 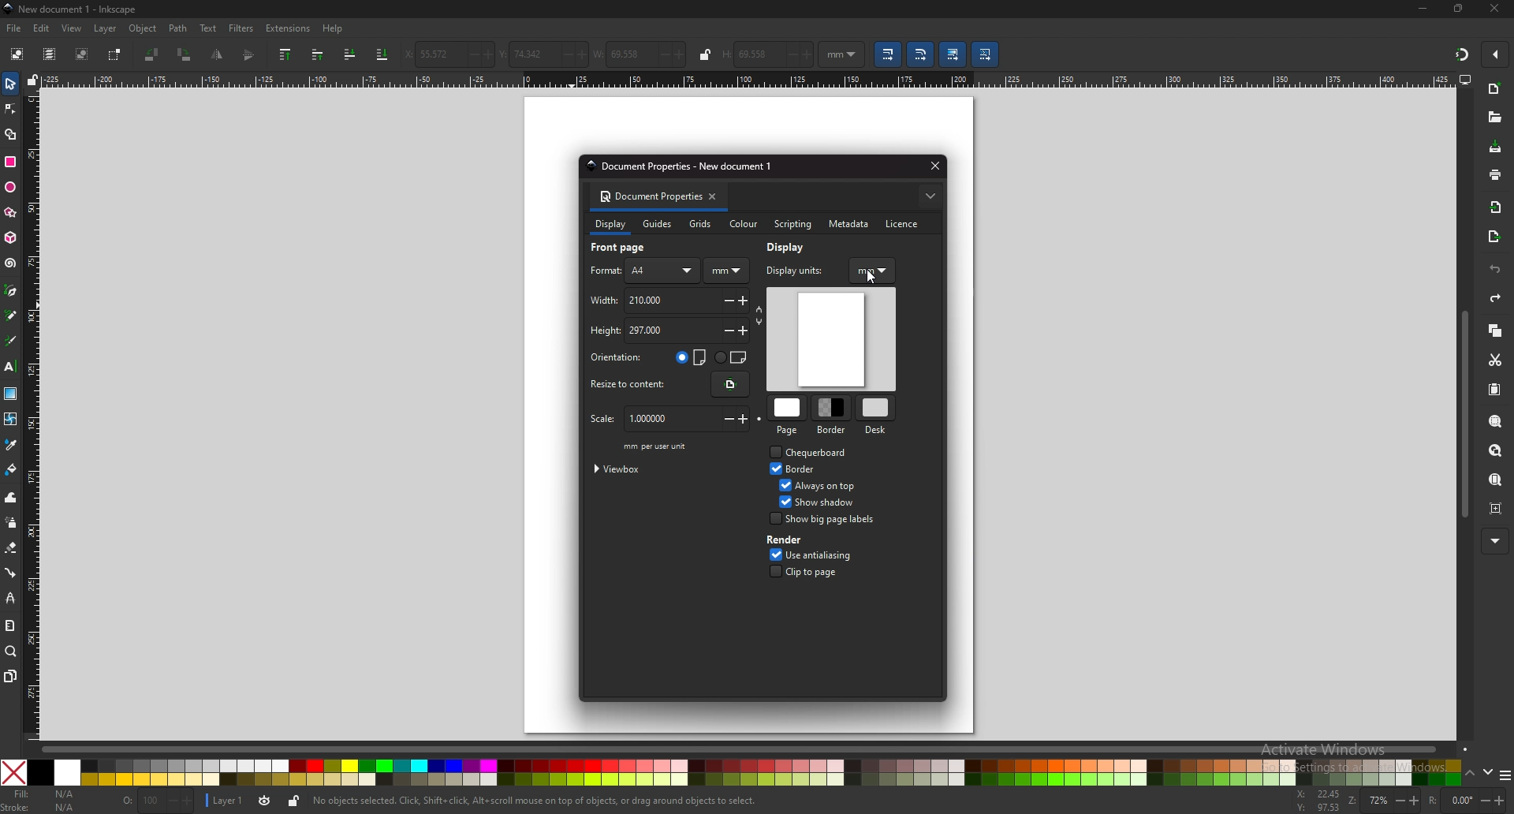 I want to click on +, so click(x=810, y=55).